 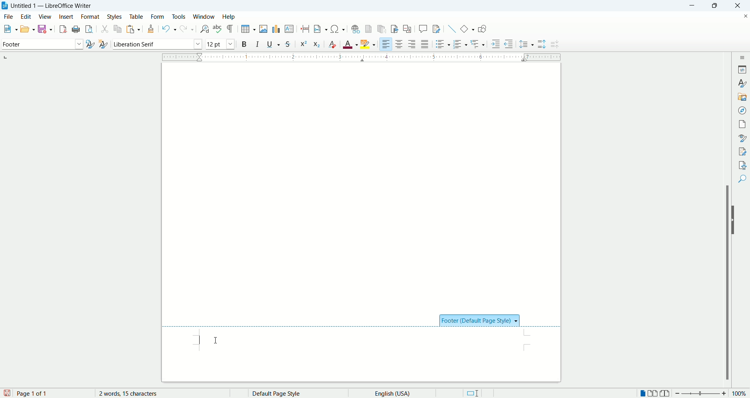 I want to click on open, so click(x=27, y=28).